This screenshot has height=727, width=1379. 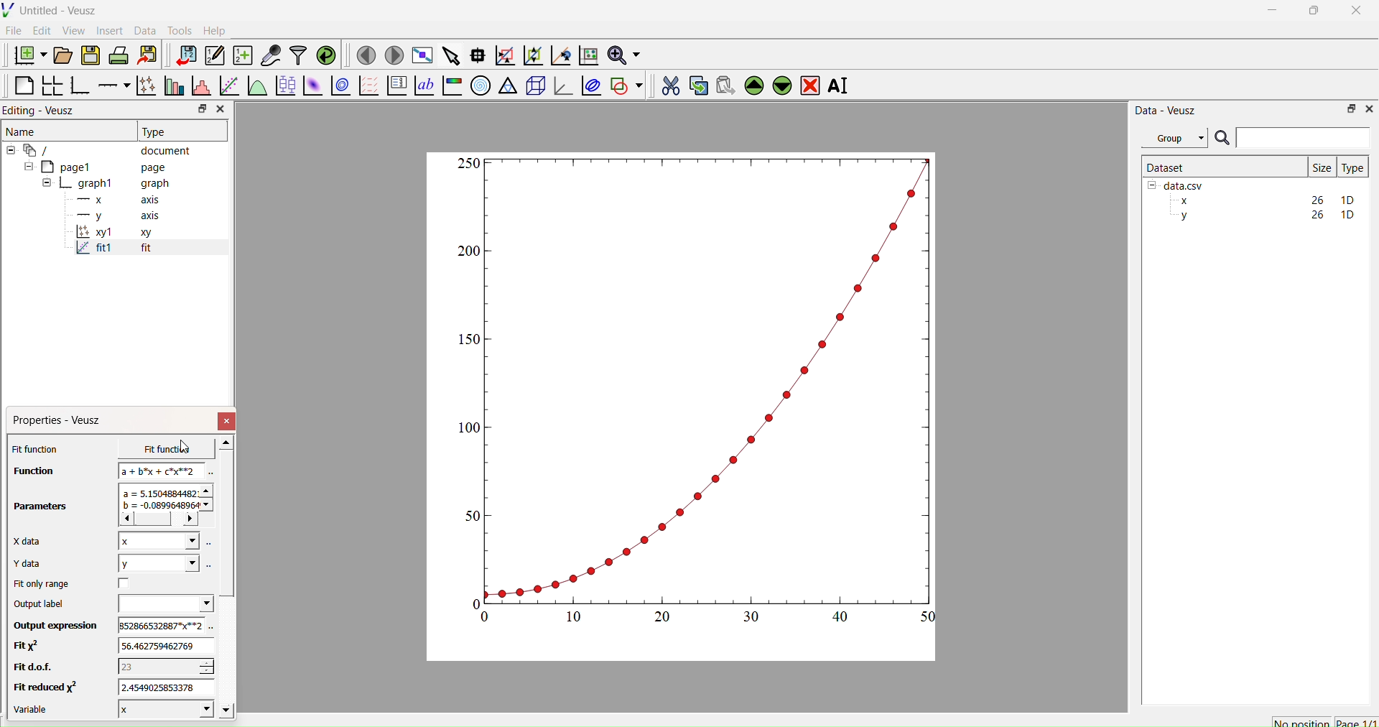 I want to click on a+b*x+c*x**2, so click(x=157, y=471).